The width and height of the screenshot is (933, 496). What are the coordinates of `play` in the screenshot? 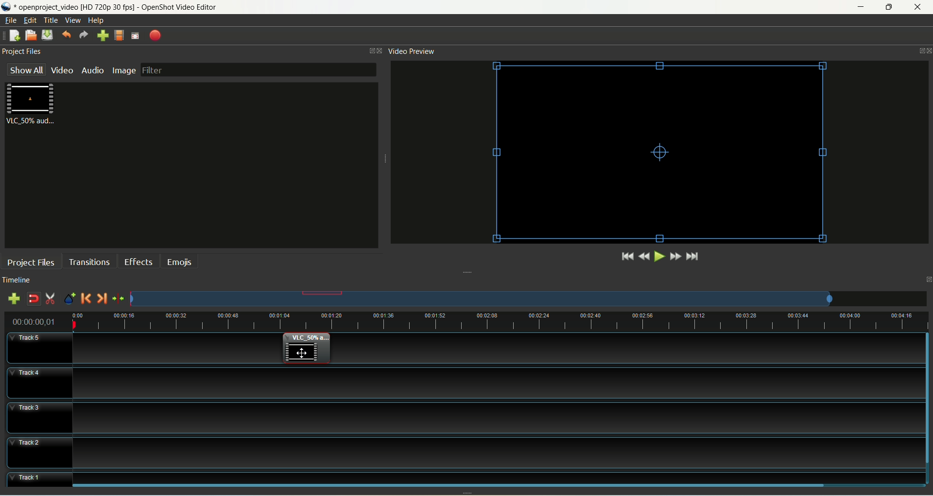 It's located at (658, 256).